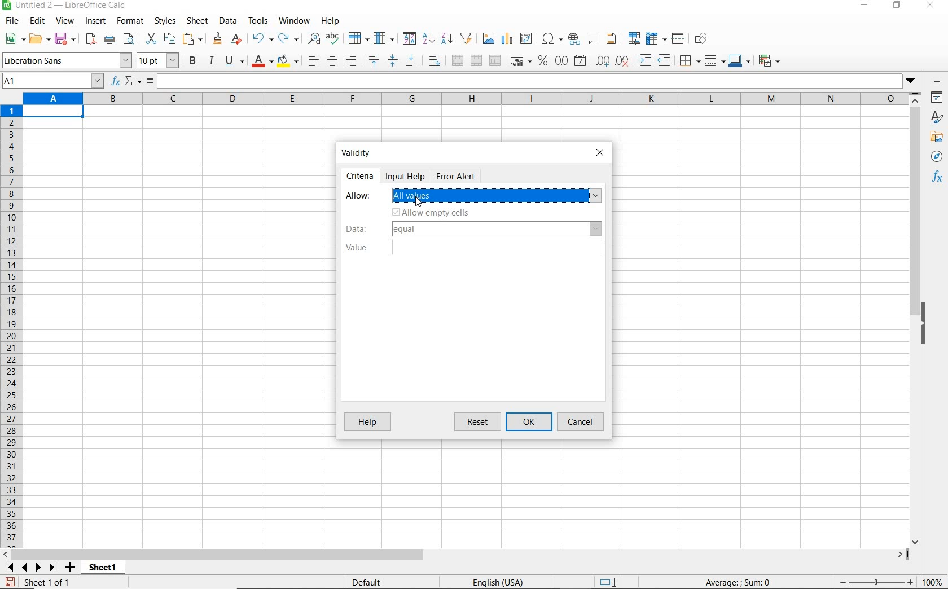  What do you see at coordinates (368, 583) in the screenshot?
I see `default` at bounding box center [368, 583].